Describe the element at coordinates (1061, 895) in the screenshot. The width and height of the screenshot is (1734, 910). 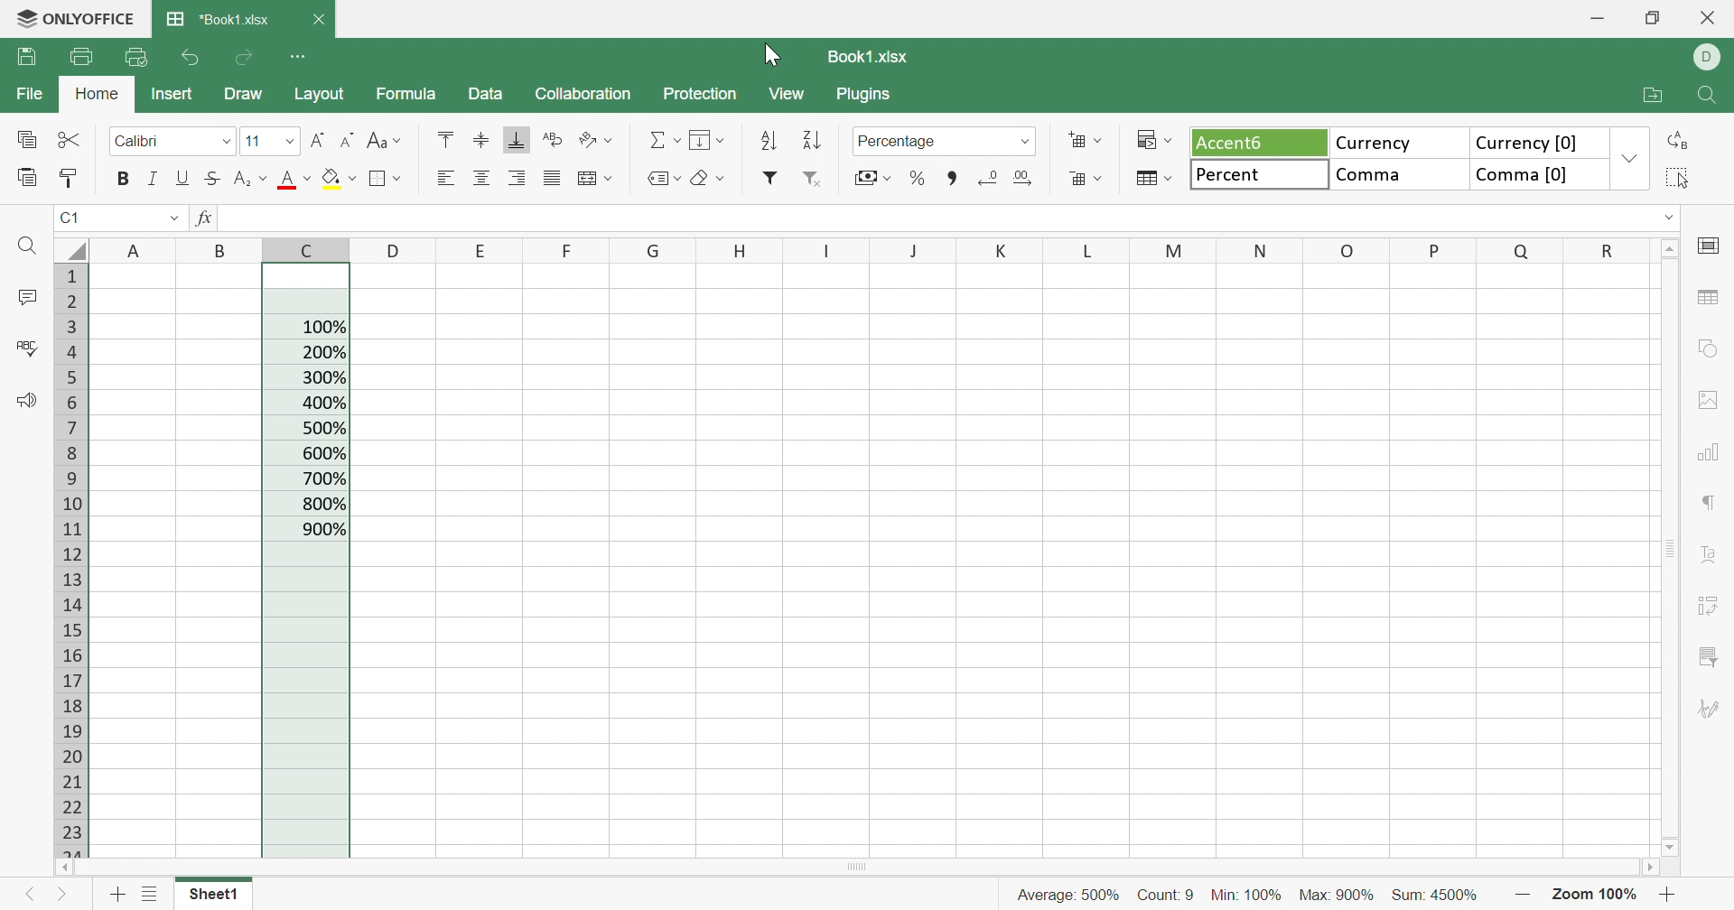
I see `Average: 500%` at that location.